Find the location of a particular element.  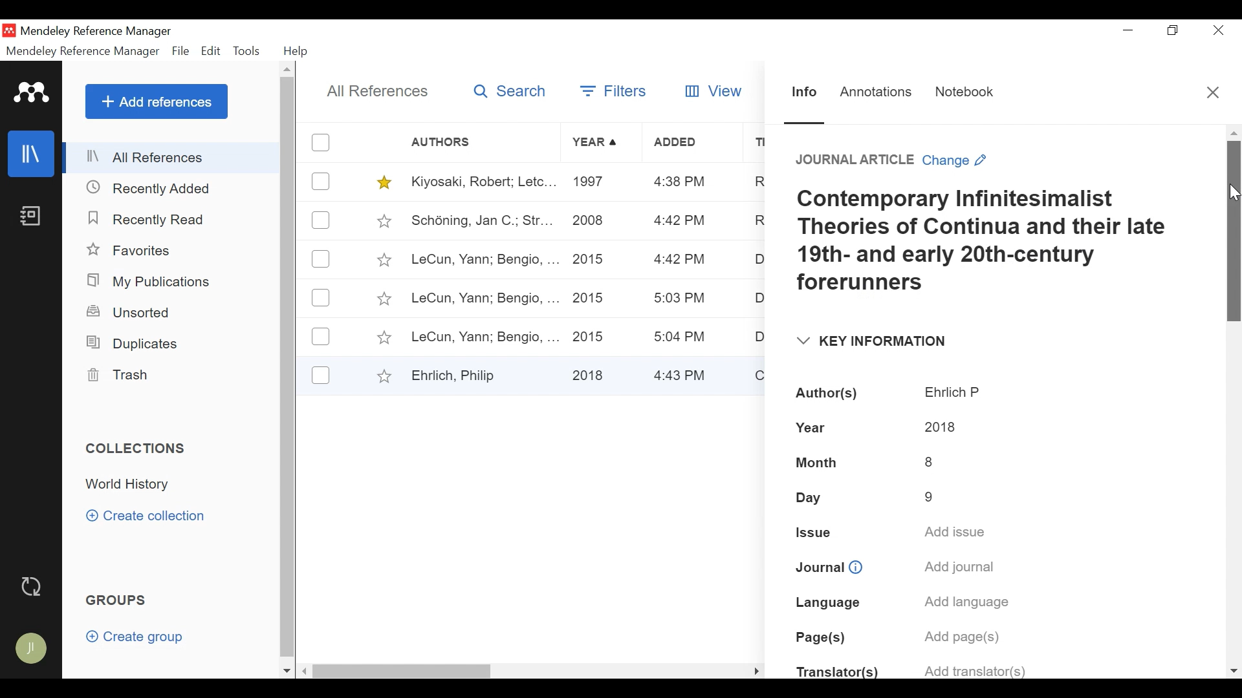

2008 is located at coordinates (589, 223).